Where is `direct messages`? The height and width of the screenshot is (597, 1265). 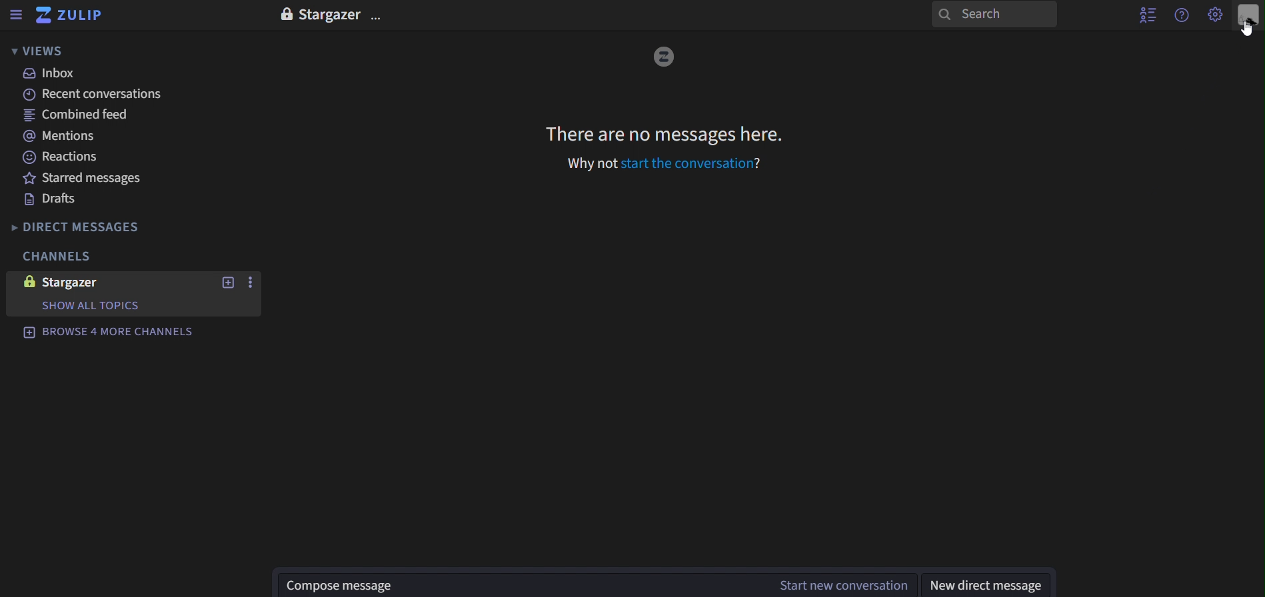 direct messages is located at coordinates (95, 226).